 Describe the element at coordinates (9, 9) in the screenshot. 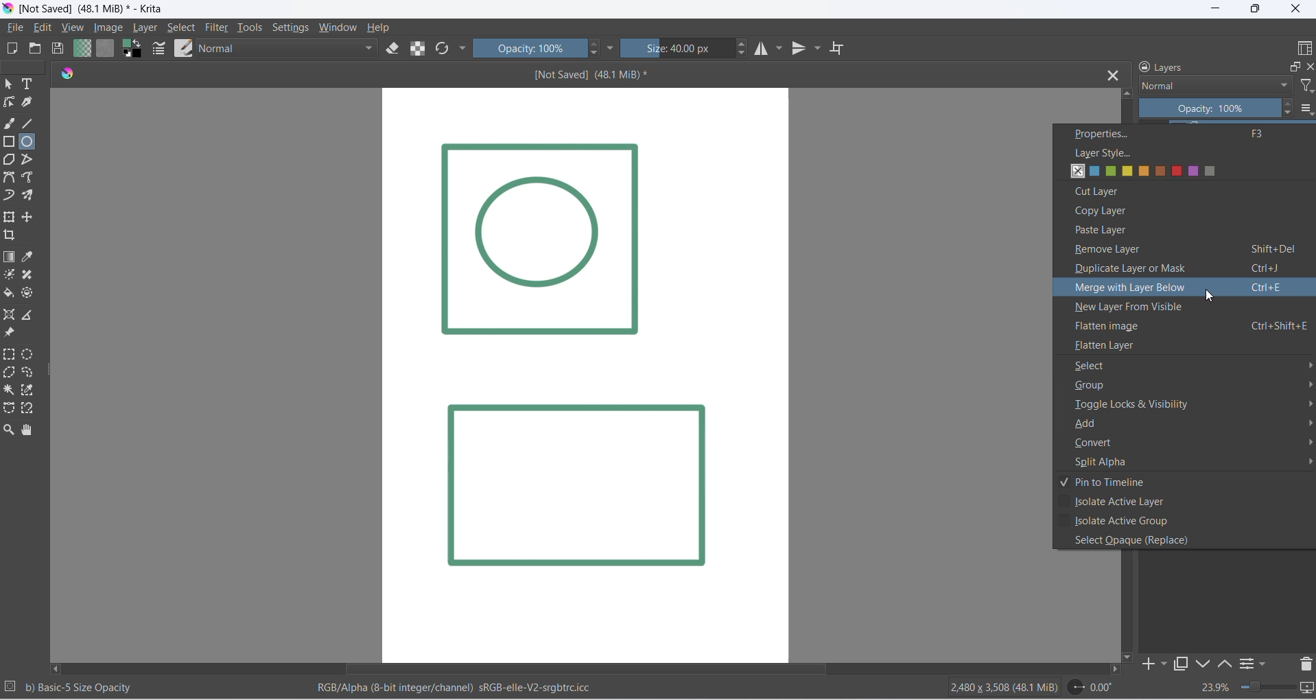

I see `app icon` at that location.